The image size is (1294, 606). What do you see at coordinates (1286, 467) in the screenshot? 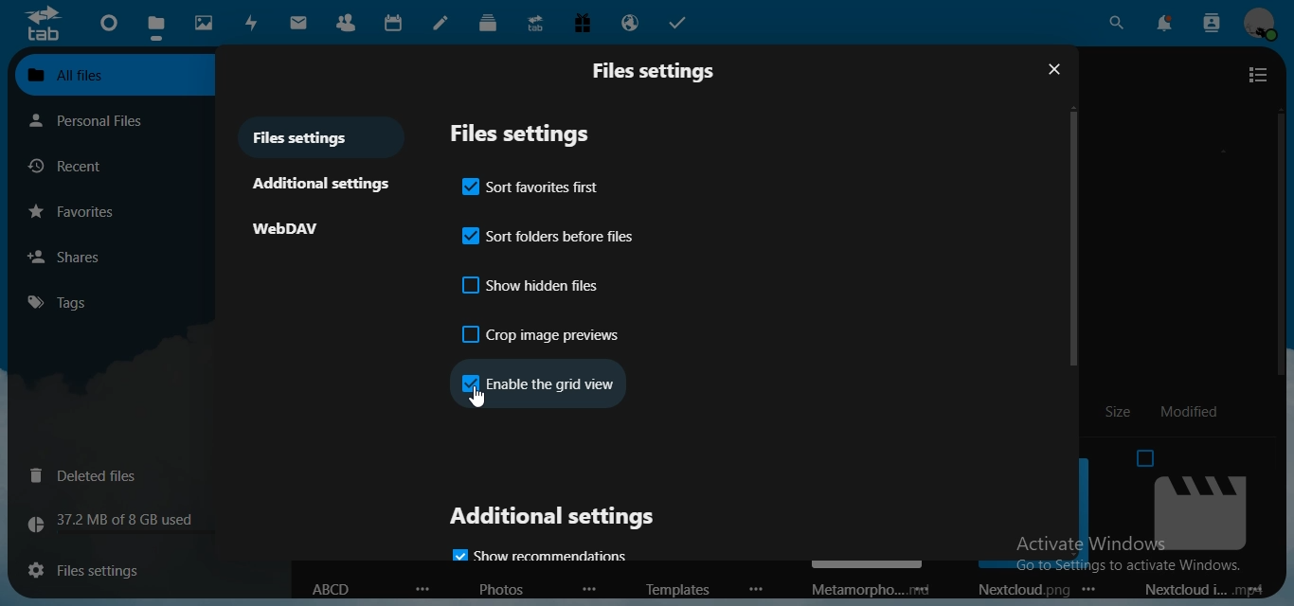
I see `scroll bar` at bounding box center [1286, 467].